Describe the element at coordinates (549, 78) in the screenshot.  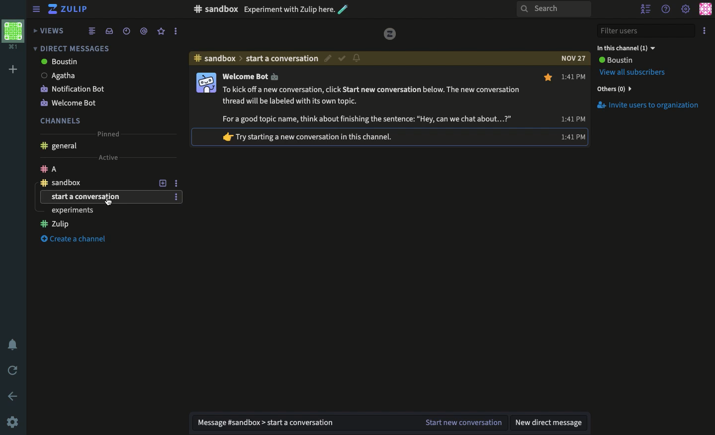
I see `Favorite` at that location.